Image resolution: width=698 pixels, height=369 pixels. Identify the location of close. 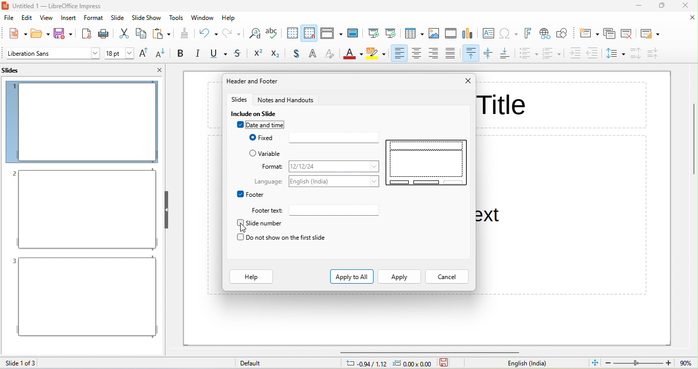
(685, 6).